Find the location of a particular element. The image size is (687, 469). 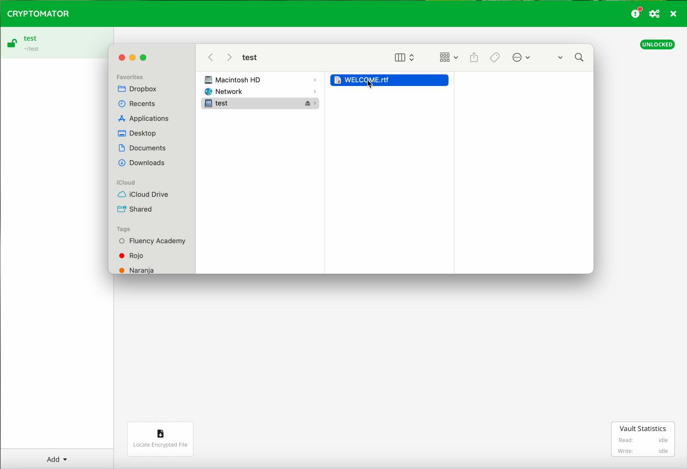

Fluency Academy is located at coordinates (152, 241).